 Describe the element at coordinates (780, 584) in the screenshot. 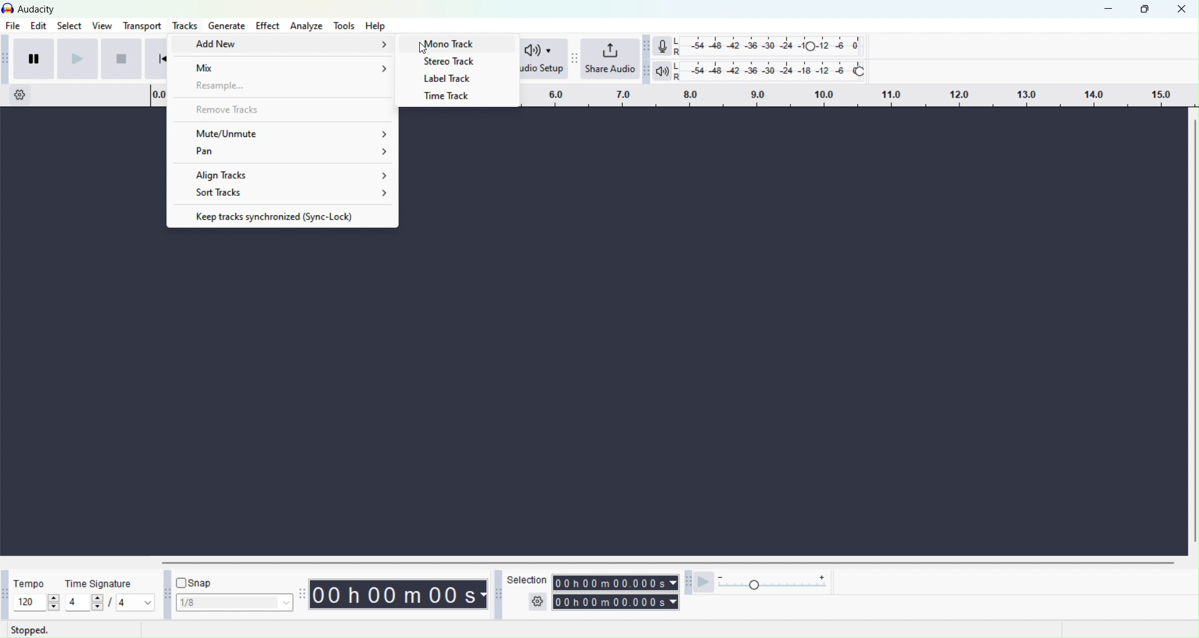

I see `Playback speed` at that location.